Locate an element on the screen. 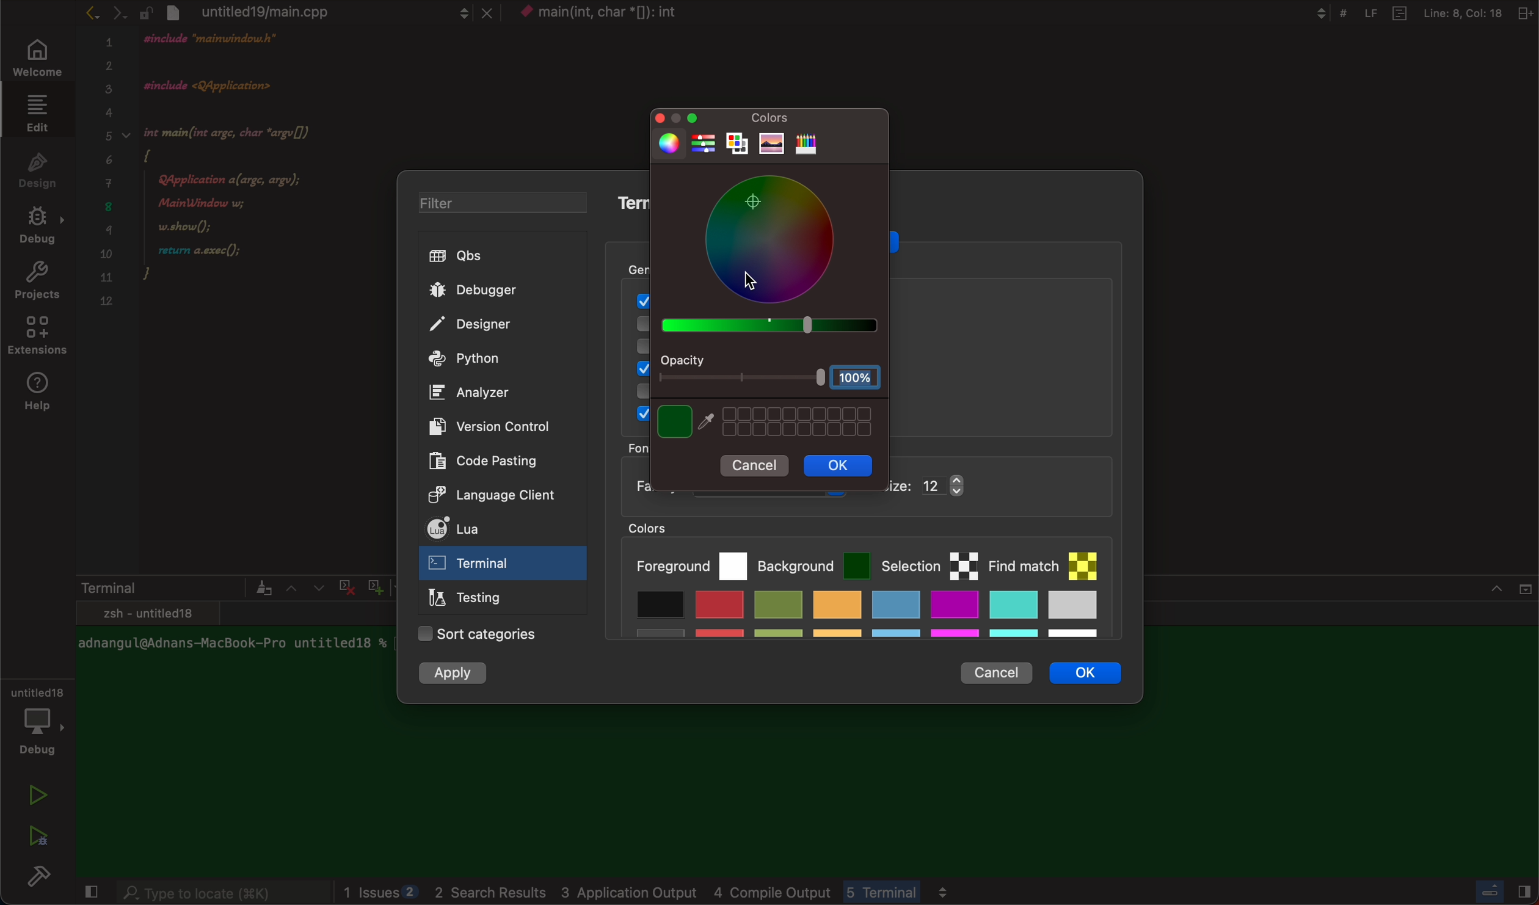 This screenshot has height=905, width=1539. sort categories is located at coordinates (479, 635).